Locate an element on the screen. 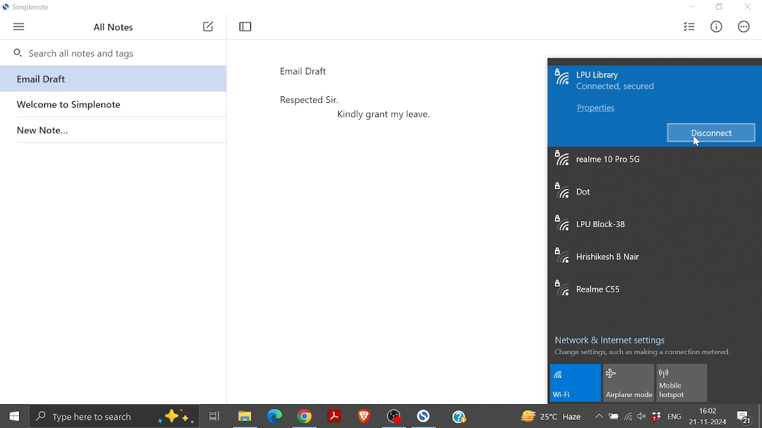 The height and width of the screenshot is (428, 762). Weather is located at coordinates (551, 416).